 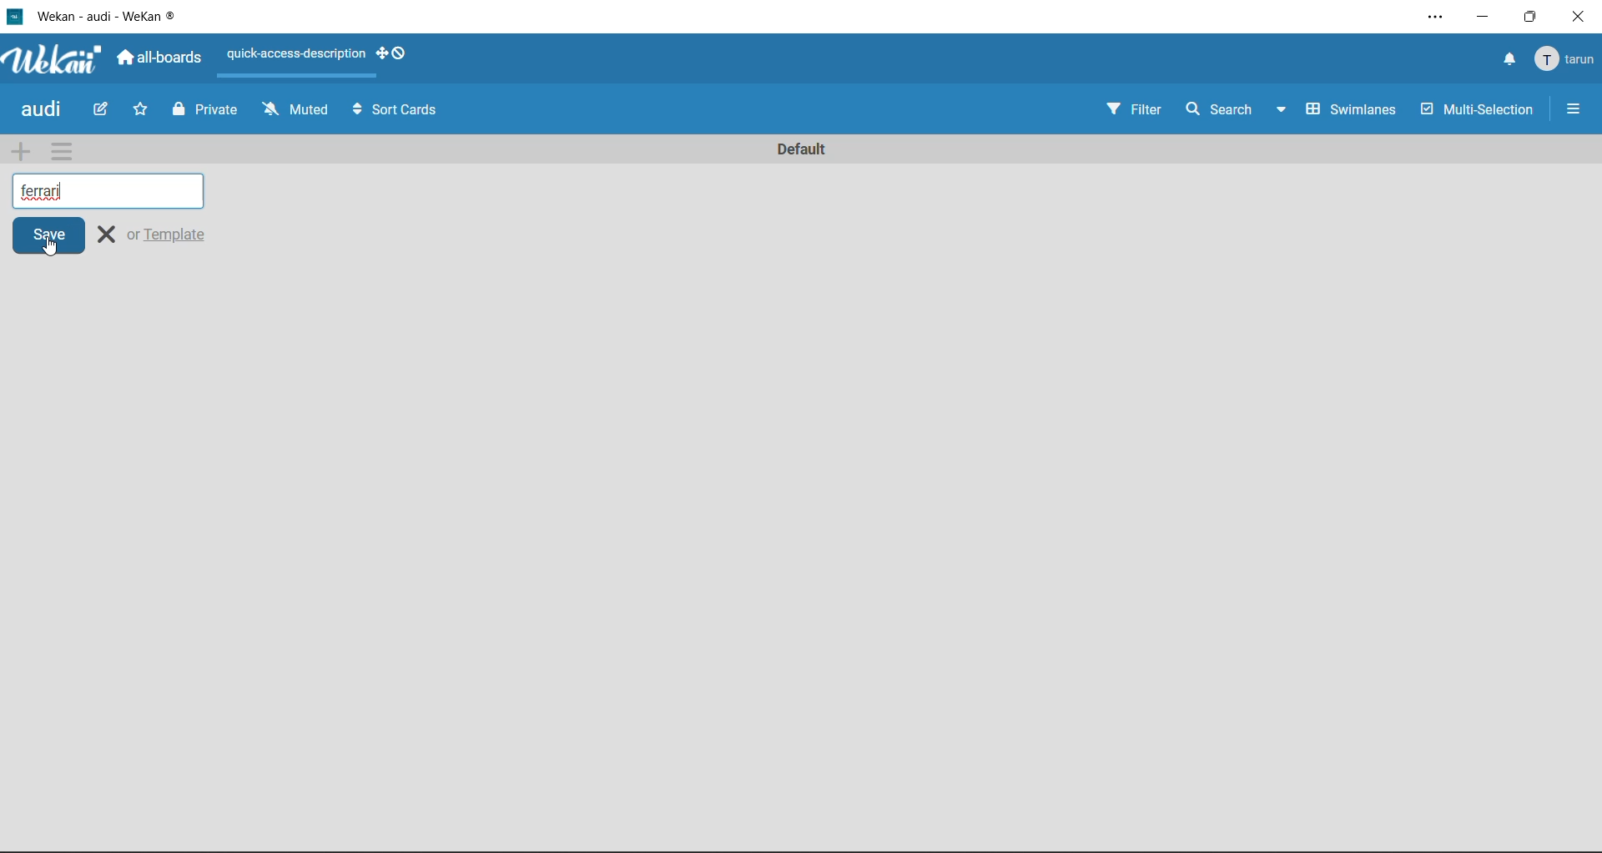 I want to click on swimlanes, so click(x=1353, y=109).